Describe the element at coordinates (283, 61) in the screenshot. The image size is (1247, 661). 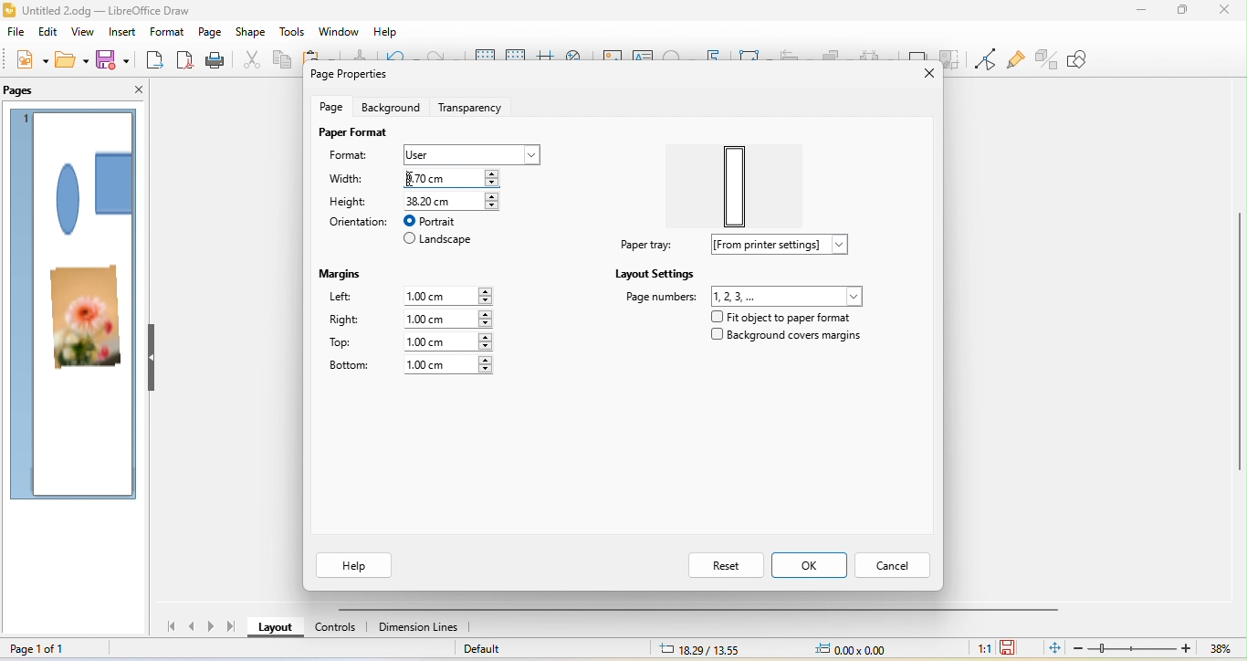
I see `copy` at that location.